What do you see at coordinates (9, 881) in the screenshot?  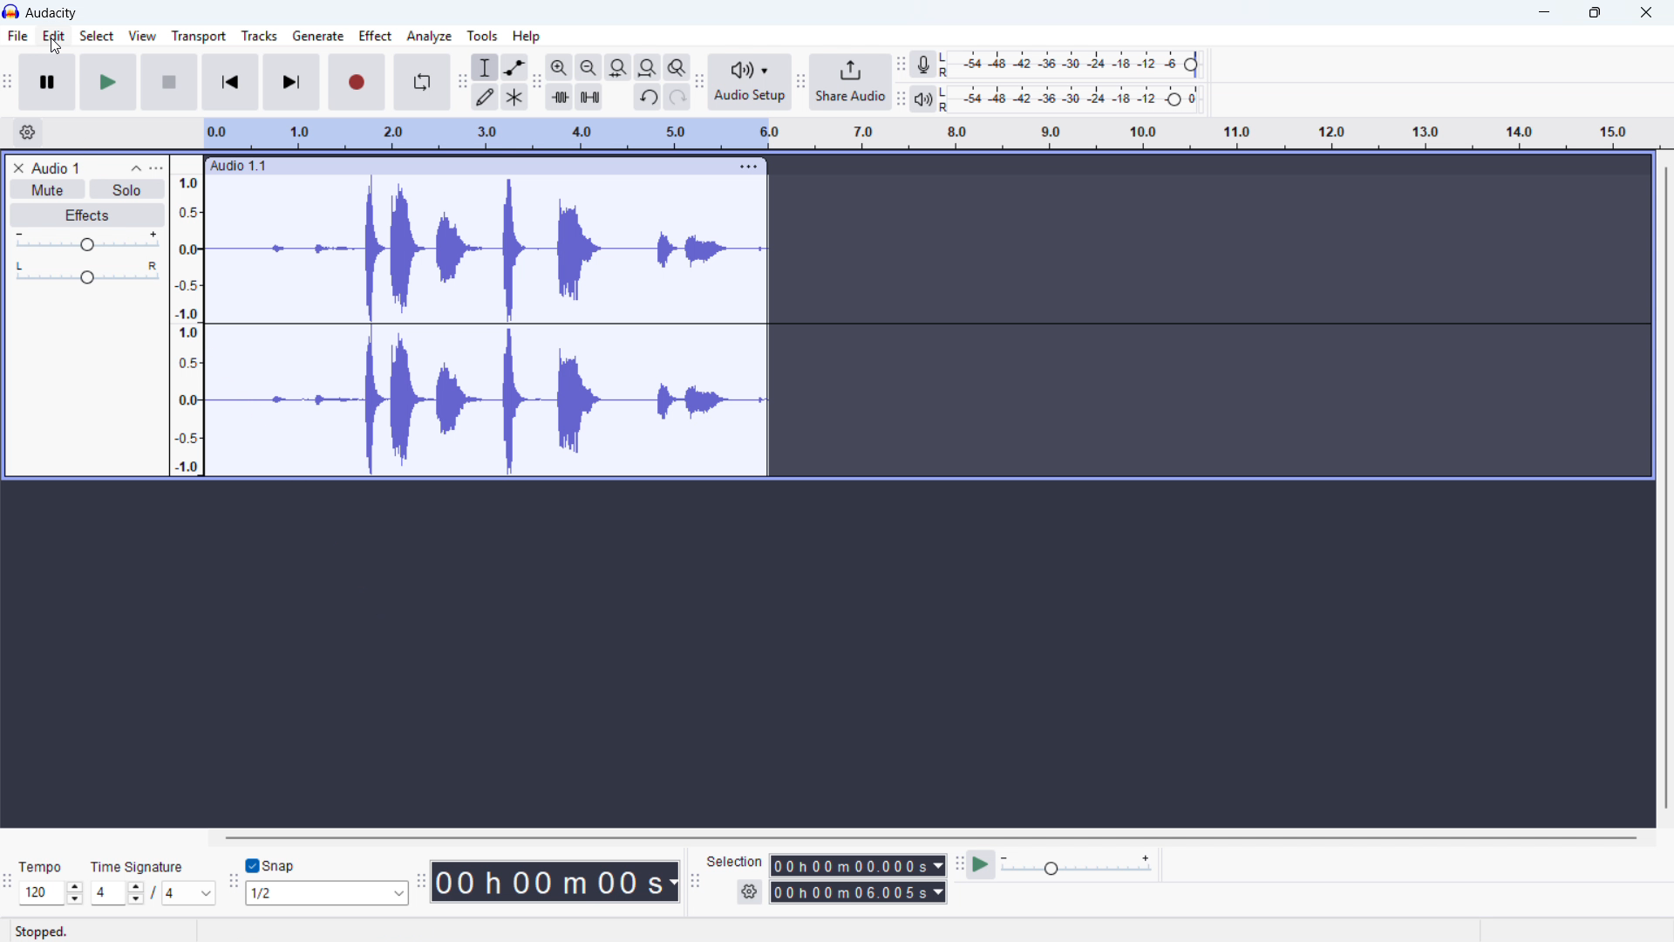 I see `time signature toolbar` at bounding box center [9, 881].